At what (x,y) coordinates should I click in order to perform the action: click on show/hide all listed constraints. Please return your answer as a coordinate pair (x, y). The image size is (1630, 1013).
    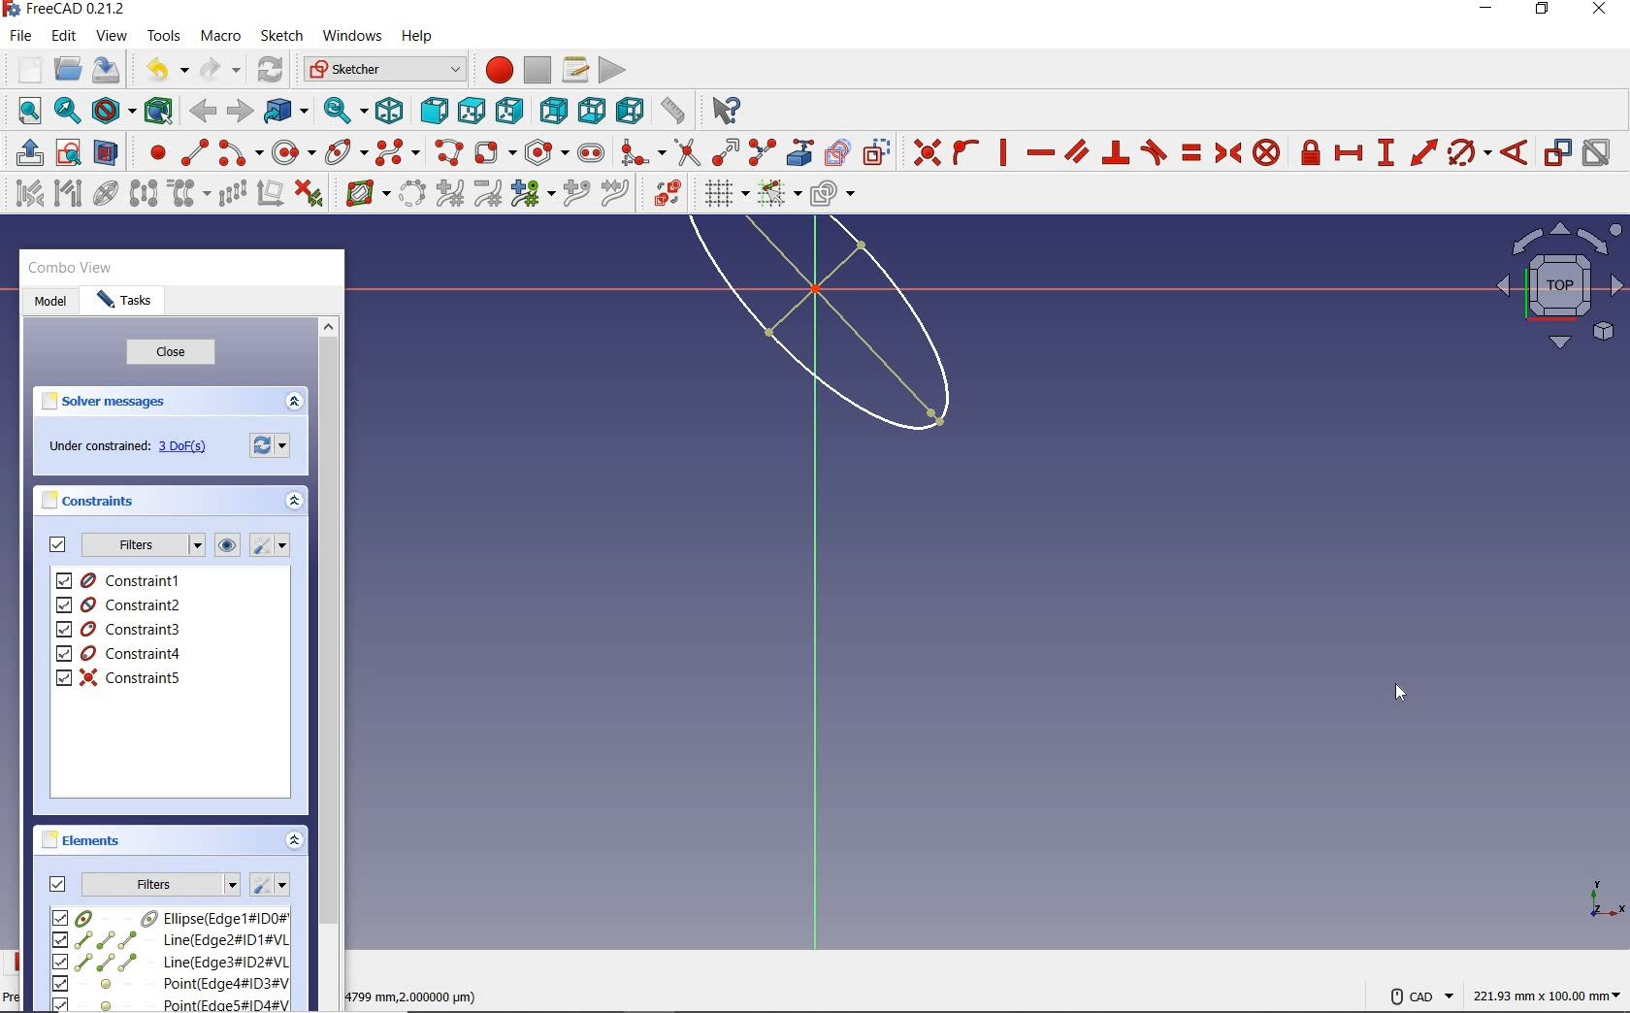
    Looking at the image, I should click on (224, 546).